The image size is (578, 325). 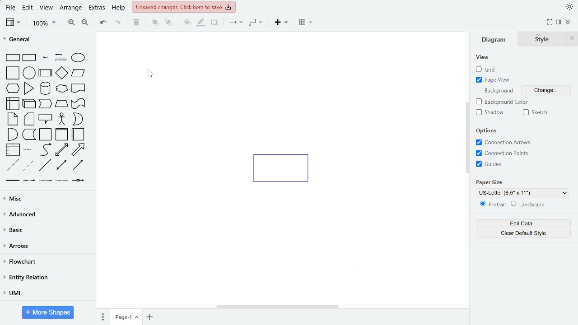 What do you see at coordinates (47, 117) in the screenshot?
I see `general shapes` at bounding box center [47, 117].